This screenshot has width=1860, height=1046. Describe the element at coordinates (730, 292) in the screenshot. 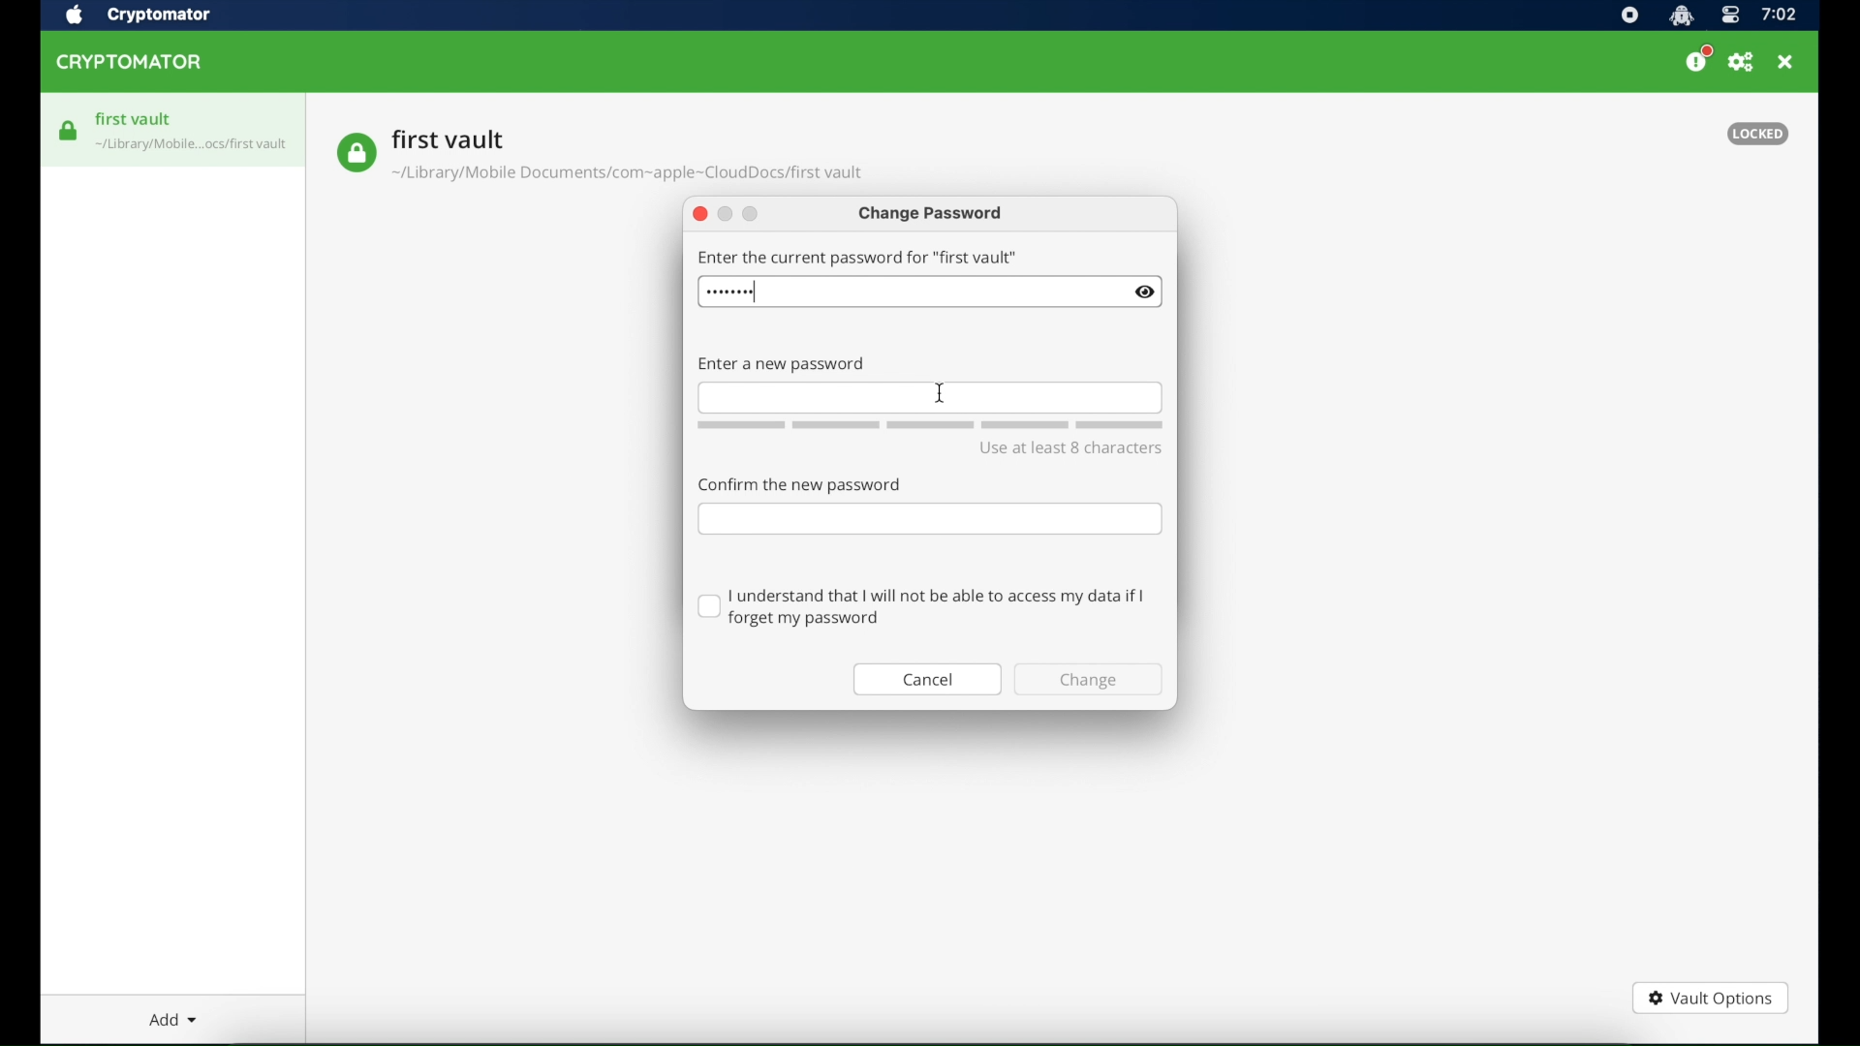

I see `hidden password` at that location.